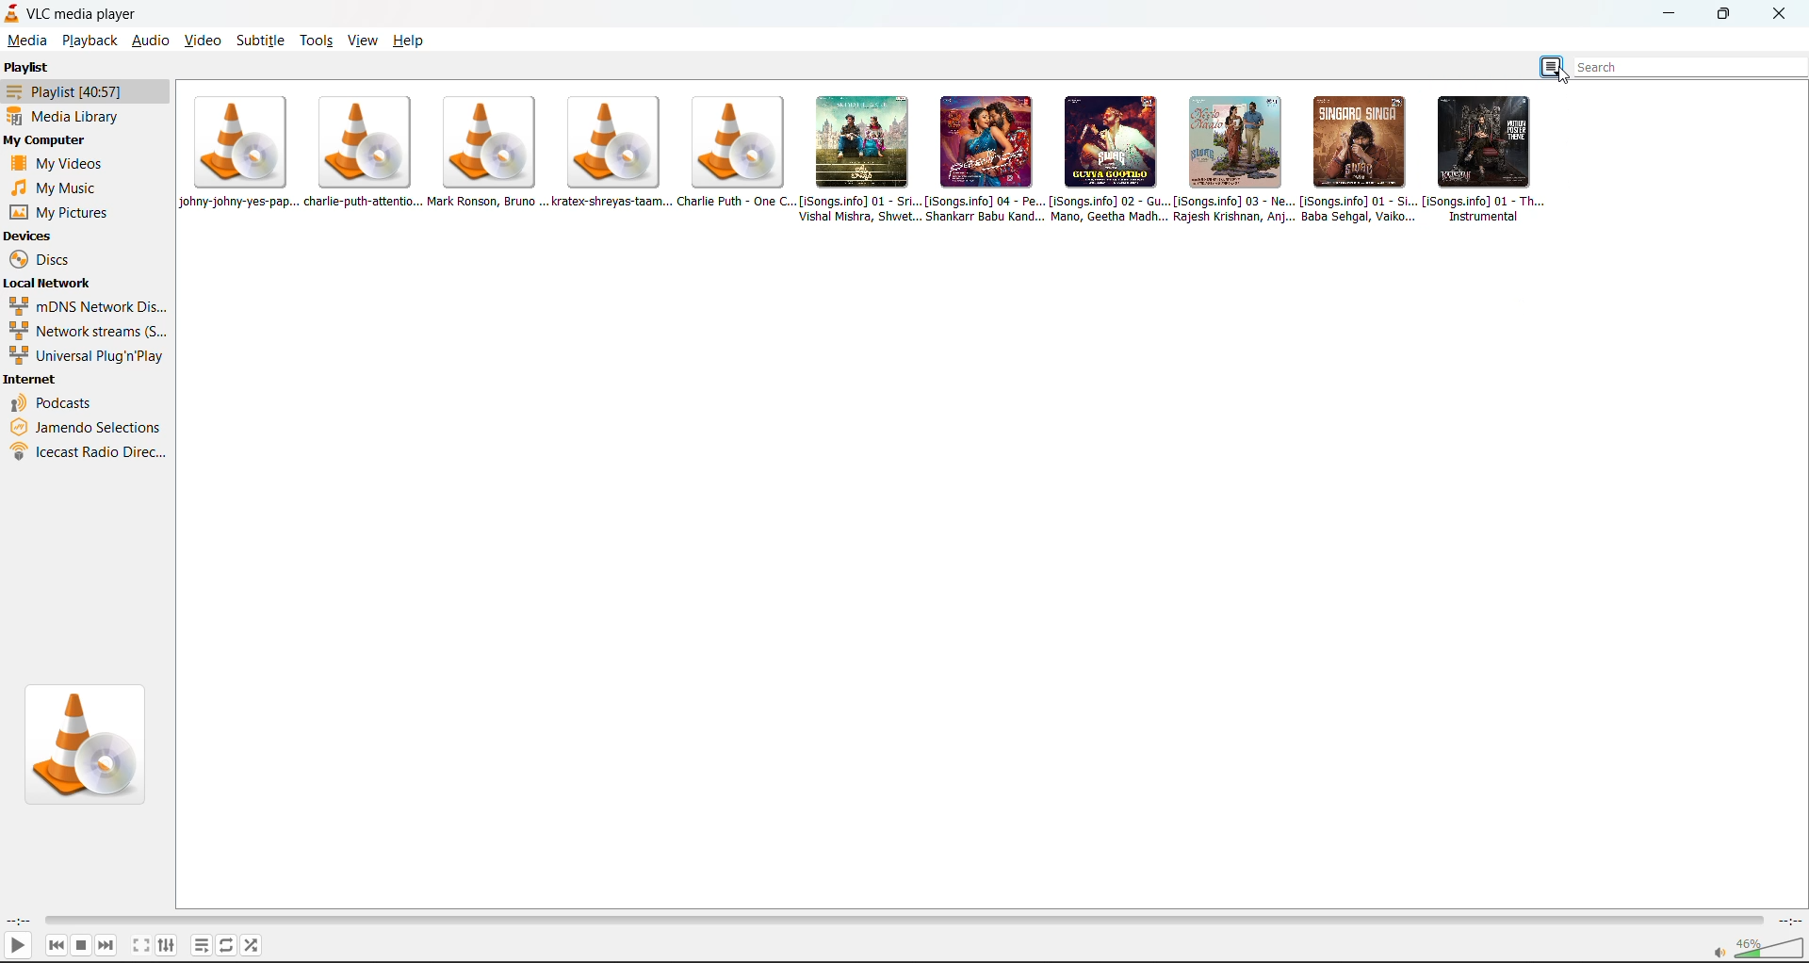 This screenshot has height=963, width=1809. I want to click on playlist, so click(30, 68).